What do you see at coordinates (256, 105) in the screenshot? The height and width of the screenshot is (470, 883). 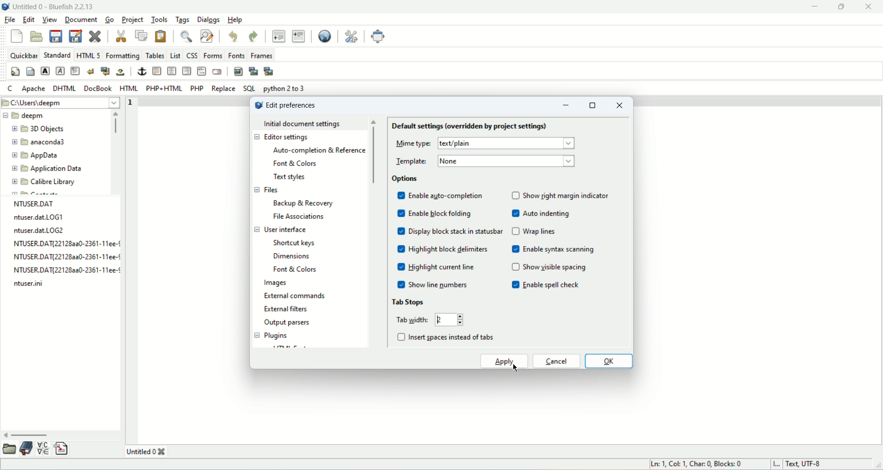 I see `logo` at bounding box center [256, 105].